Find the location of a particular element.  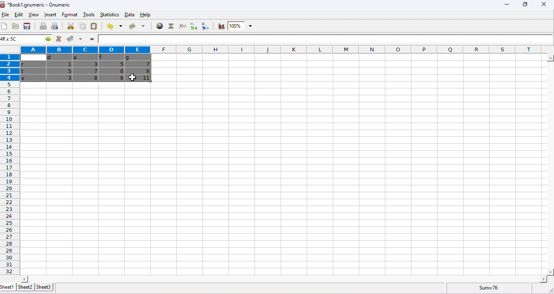

reject is located at coordinates (58, 39).